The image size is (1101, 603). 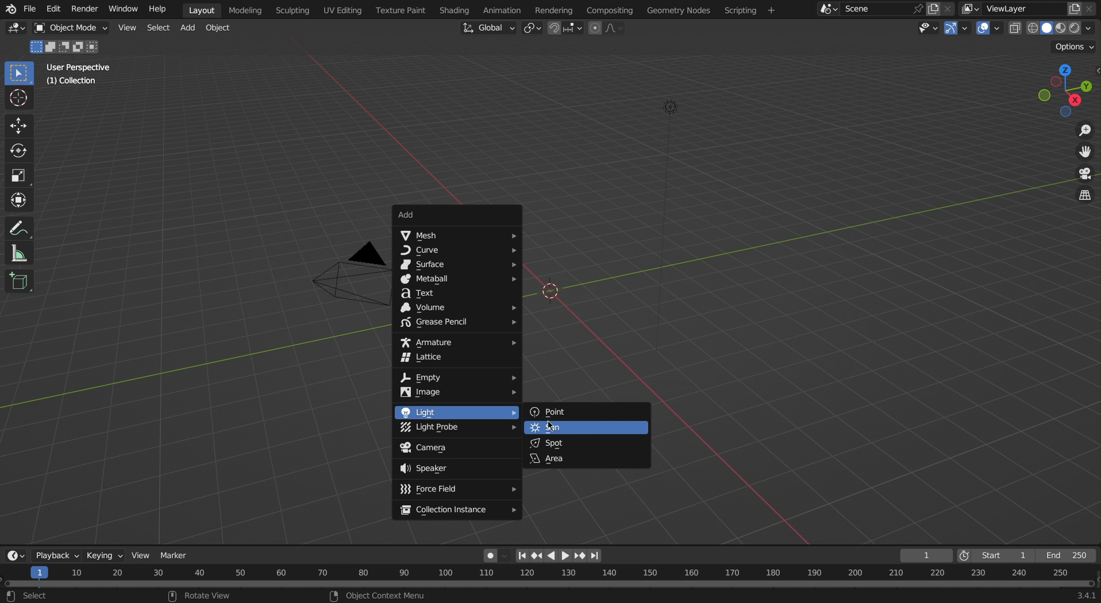 I want to click on Select, so click(x=158, y=28).